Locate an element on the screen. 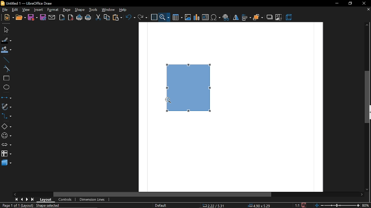  crop is located at coordinates (279, 18).